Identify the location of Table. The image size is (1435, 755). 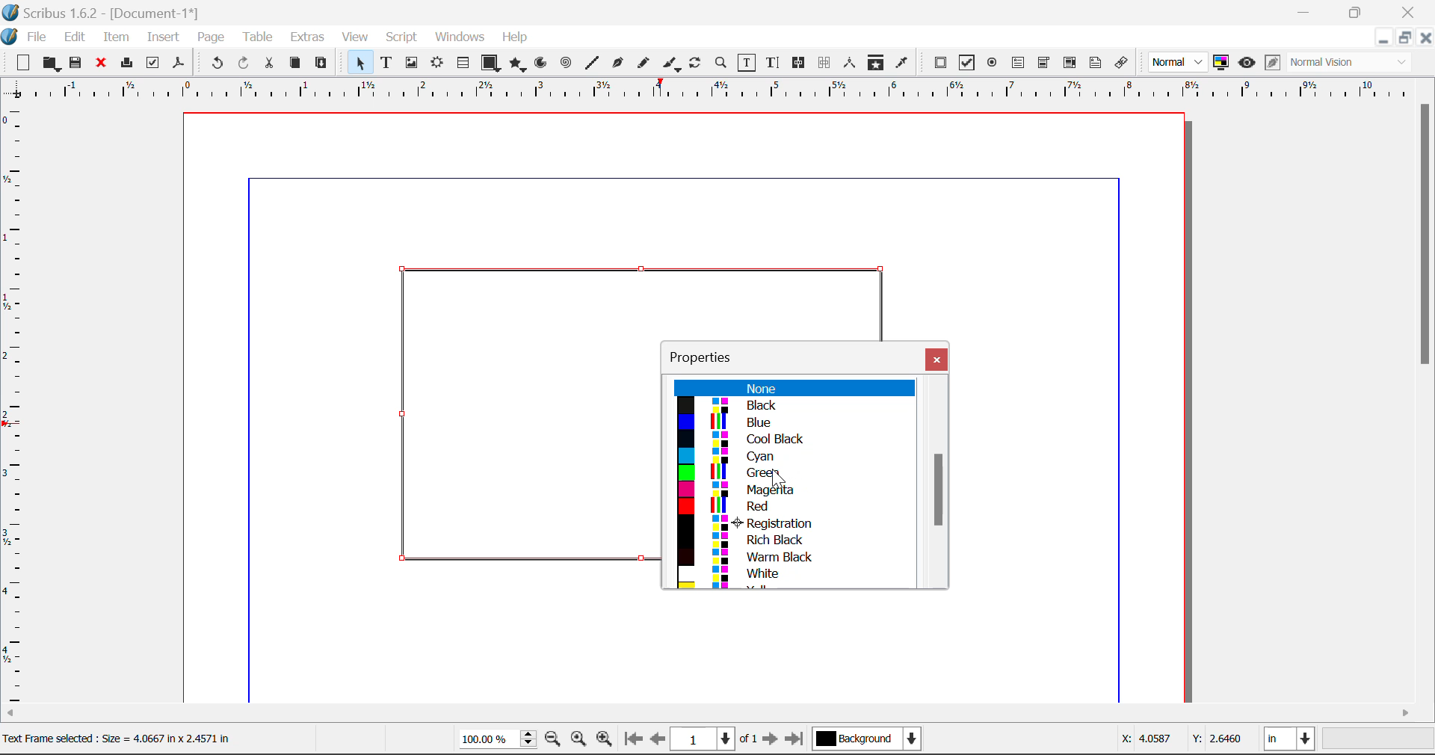
(257, 36).